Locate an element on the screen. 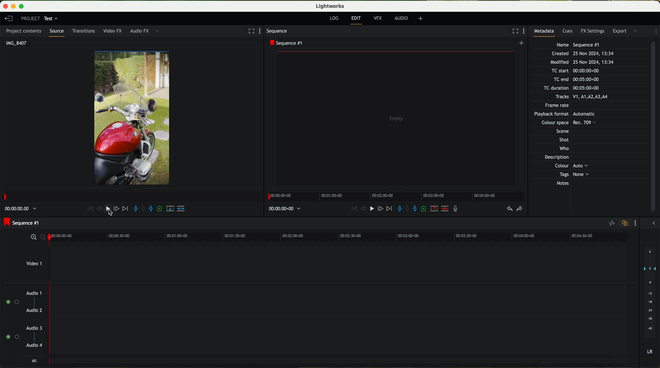 This screenshot has height=368, width=660. Name is located at coordinates (579, 45).